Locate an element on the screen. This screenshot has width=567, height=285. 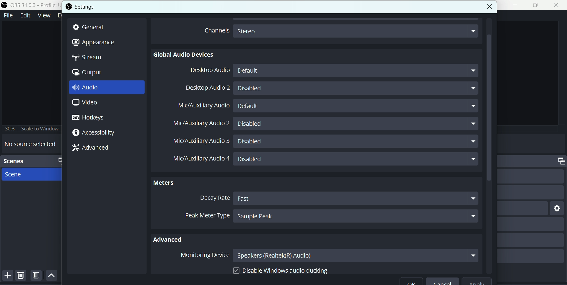
general is located at coordinates (92, 27).